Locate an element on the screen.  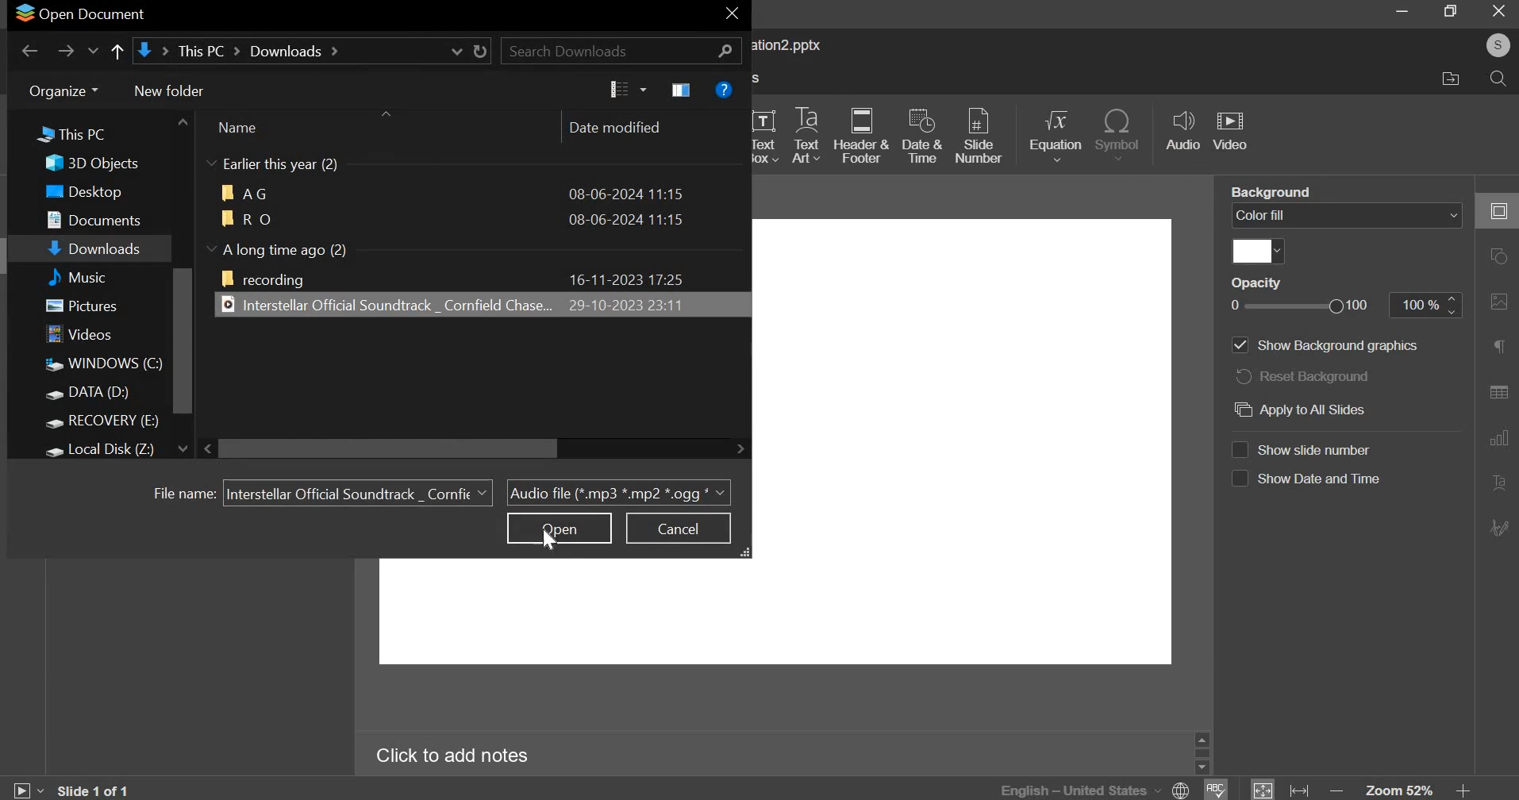
creation date is located at coordinates (627, 219).